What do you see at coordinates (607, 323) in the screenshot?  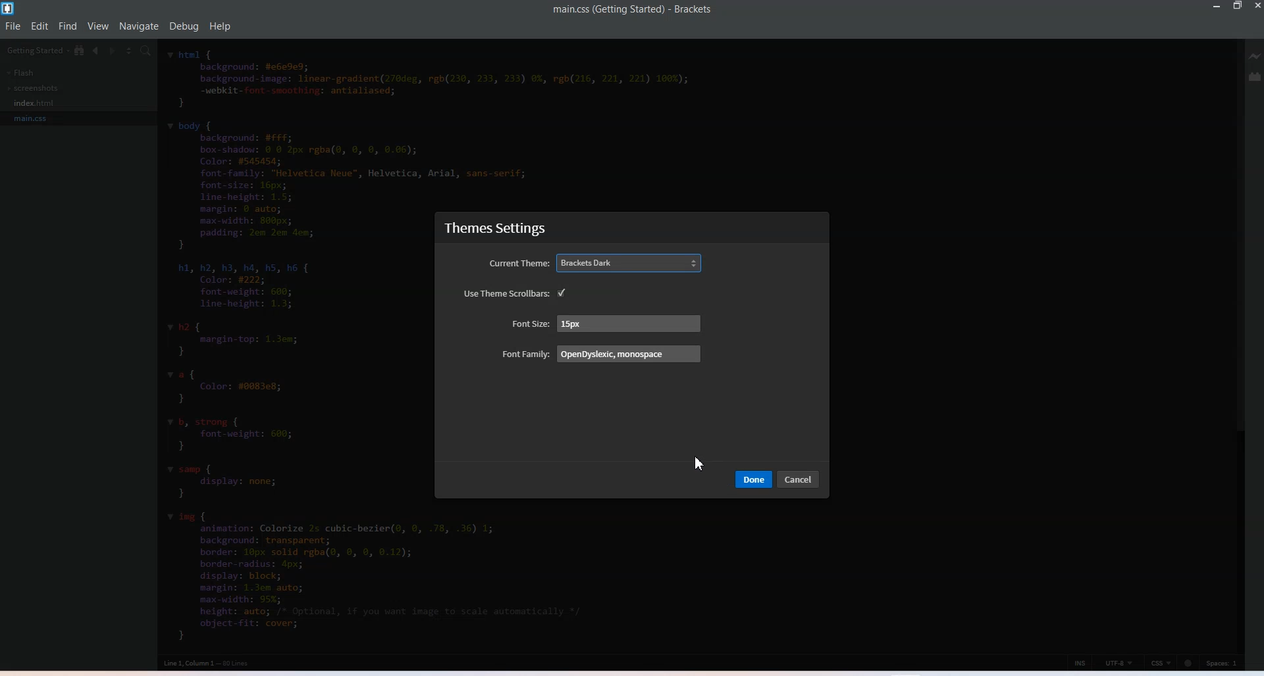 I see `Font Size` at bounding box center [607, 323].